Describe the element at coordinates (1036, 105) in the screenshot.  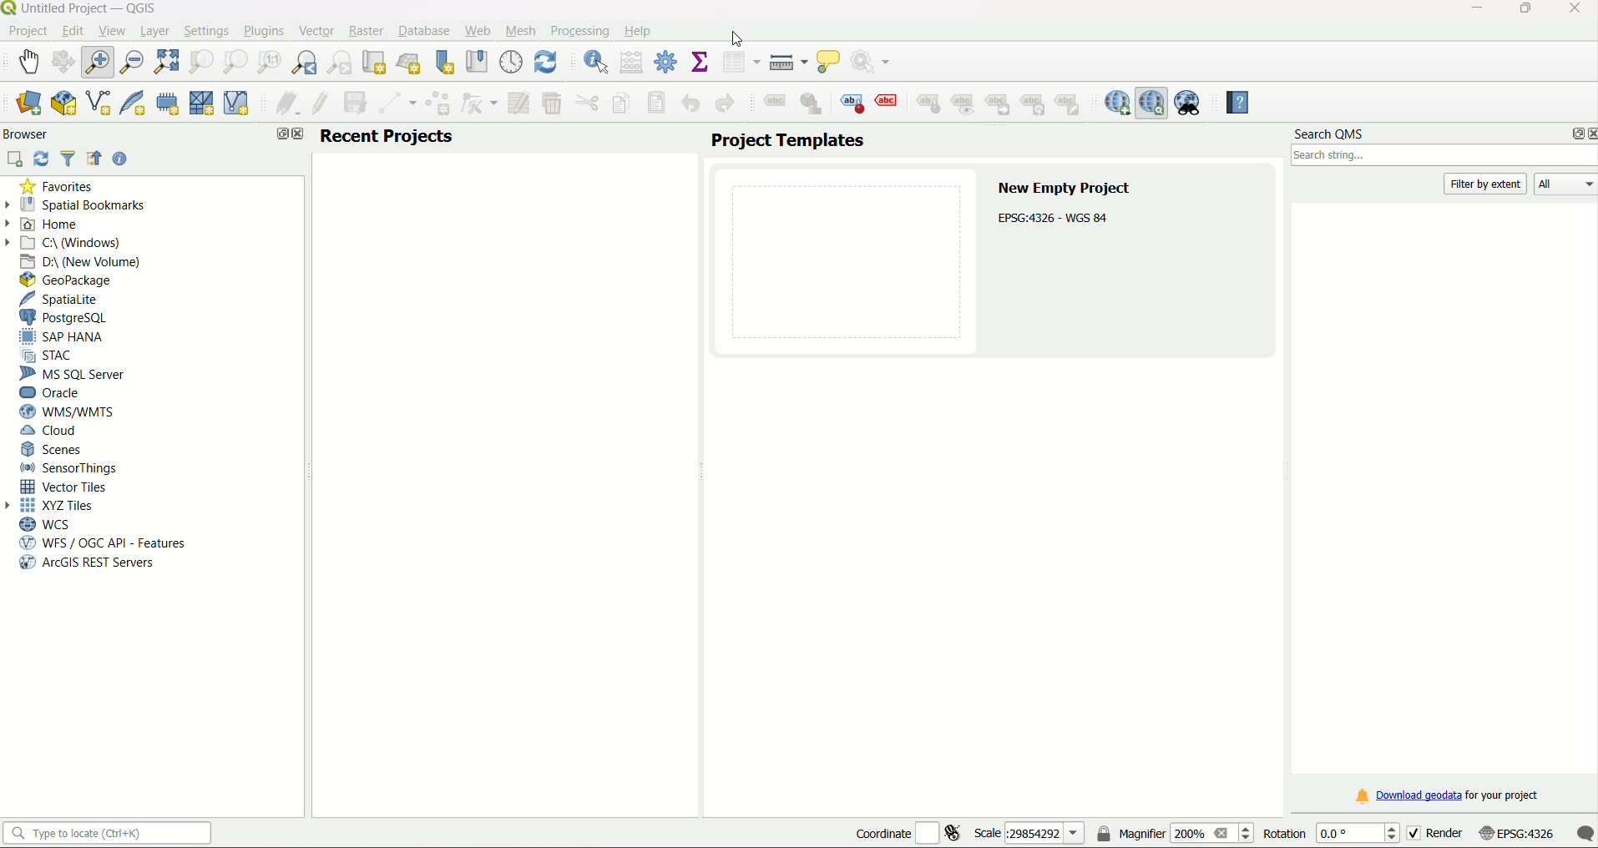
I see `rotate label` at that location.